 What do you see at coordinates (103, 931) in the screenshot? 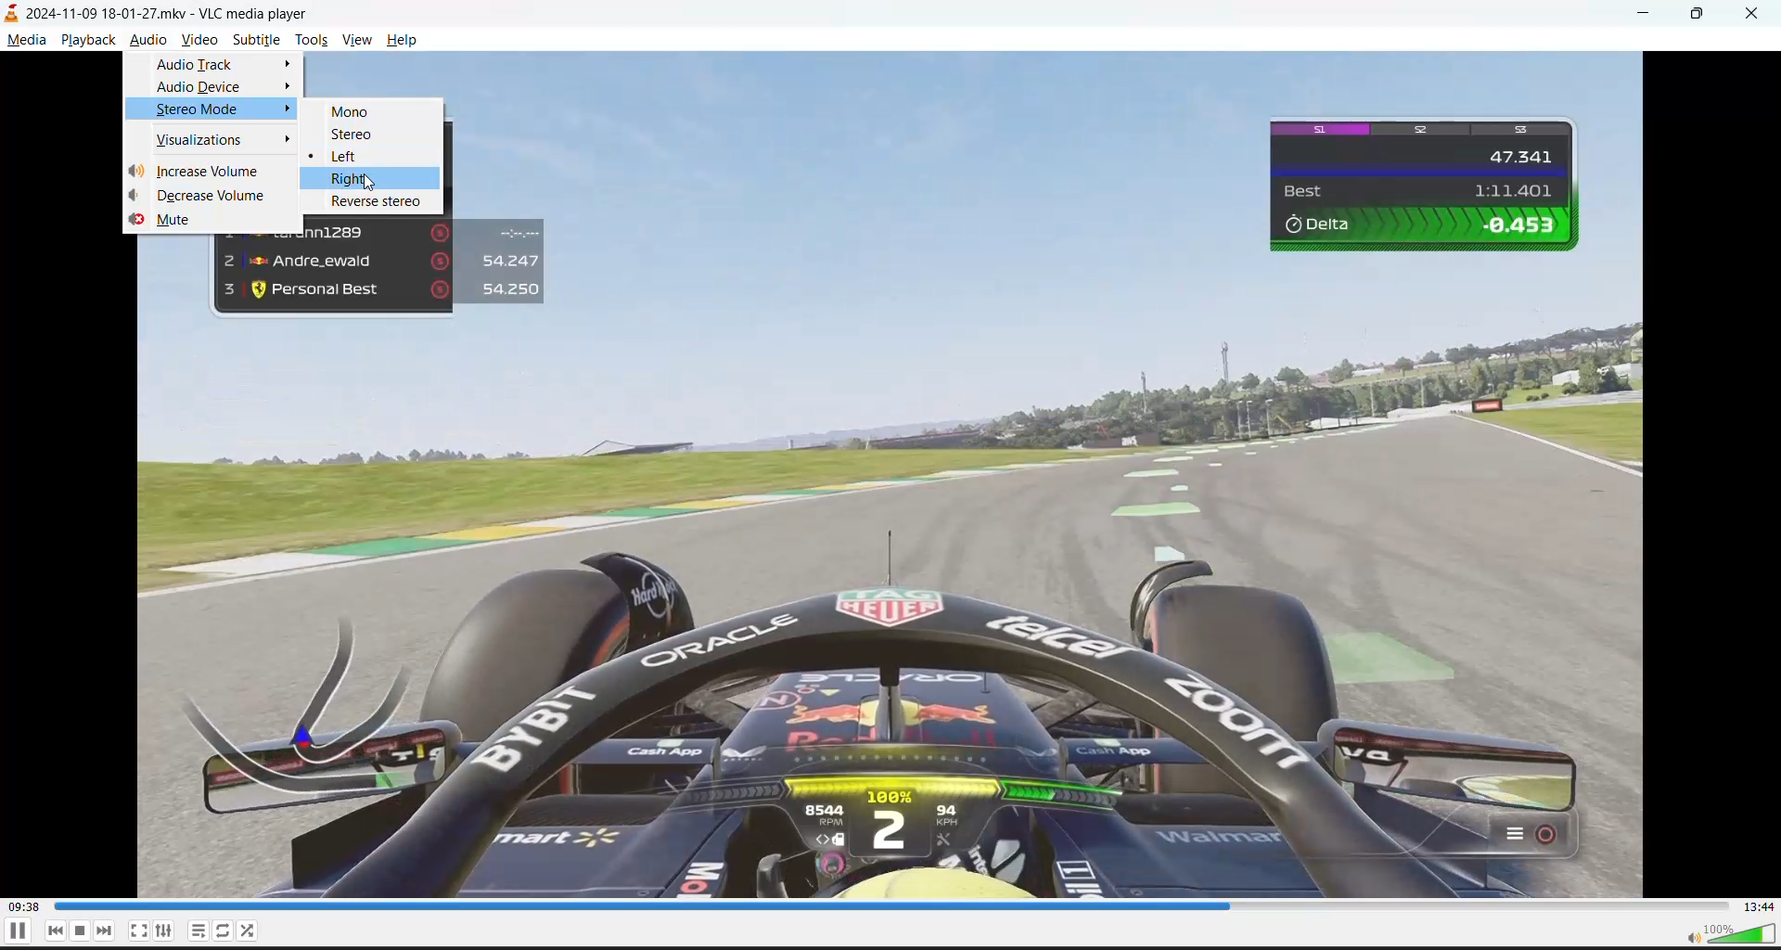
I see `next` at bounding box center [103, 931].